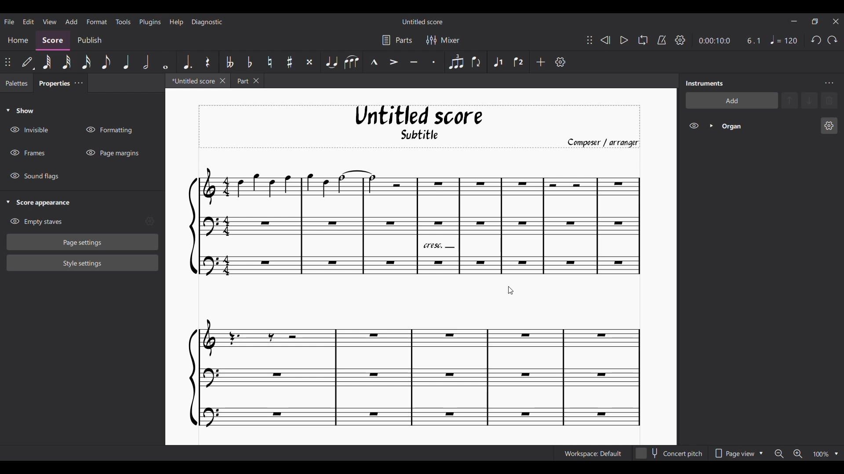 Image resolution: width=844 pixels, height=474 pixels. What do you see at coordinates (836, 454) in the screenshot?
I see `Zoom options` at bounding box center [836, 454].